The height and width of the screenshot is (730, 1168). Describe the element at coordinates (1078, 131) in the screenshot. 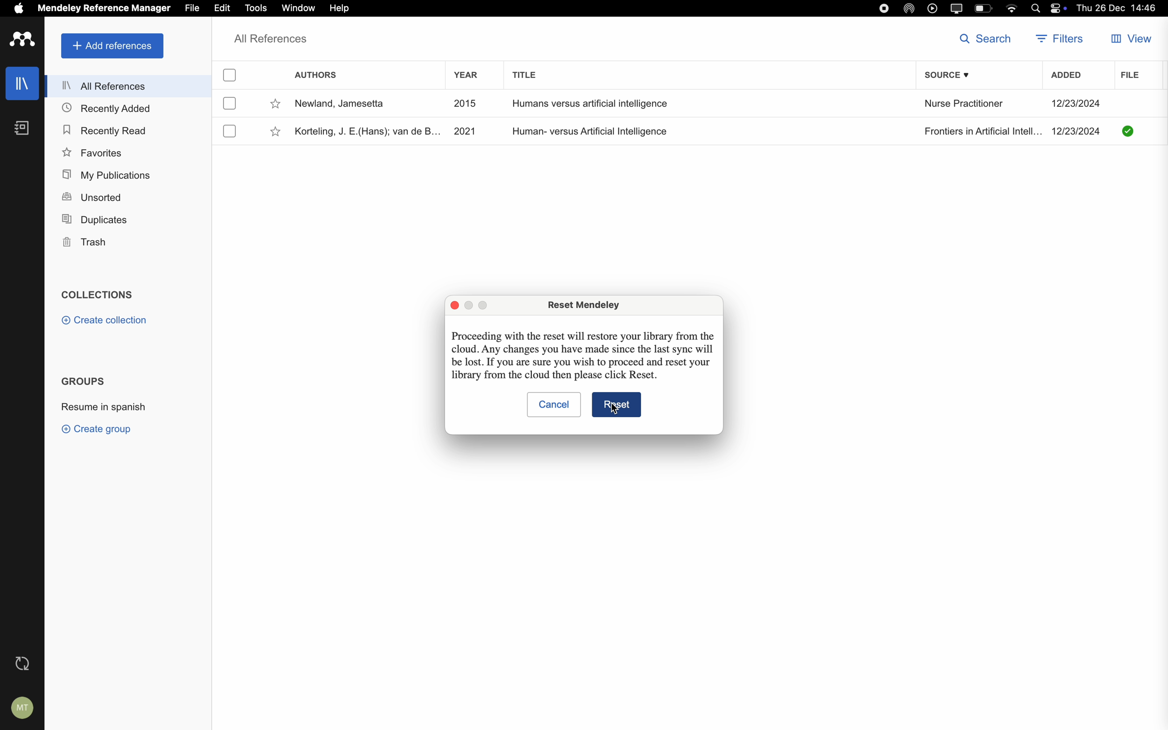

I see `12/23/2024` at that location.